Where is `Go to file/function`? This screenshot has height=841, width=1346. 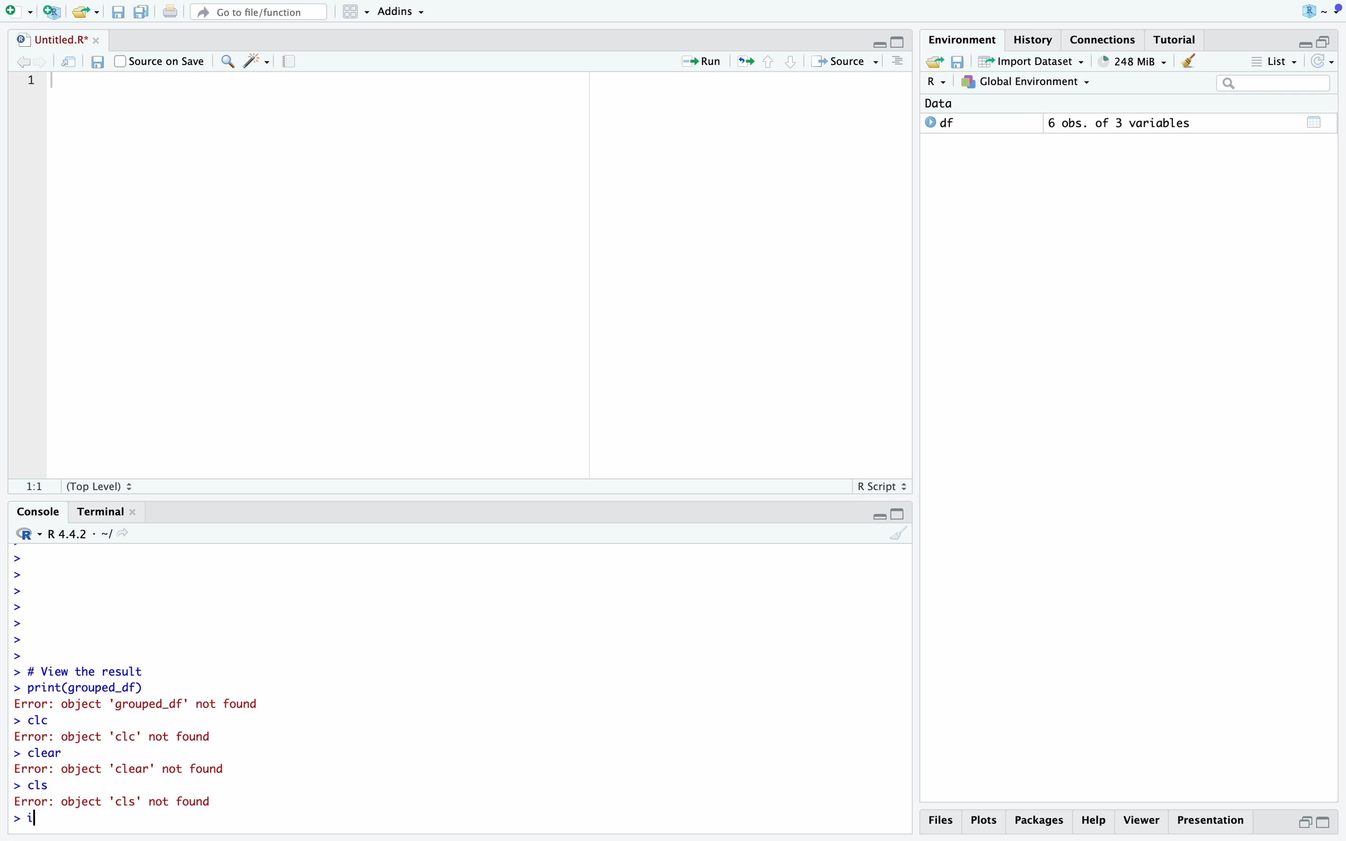
Go to file/function is located at coordinates (256, 12).